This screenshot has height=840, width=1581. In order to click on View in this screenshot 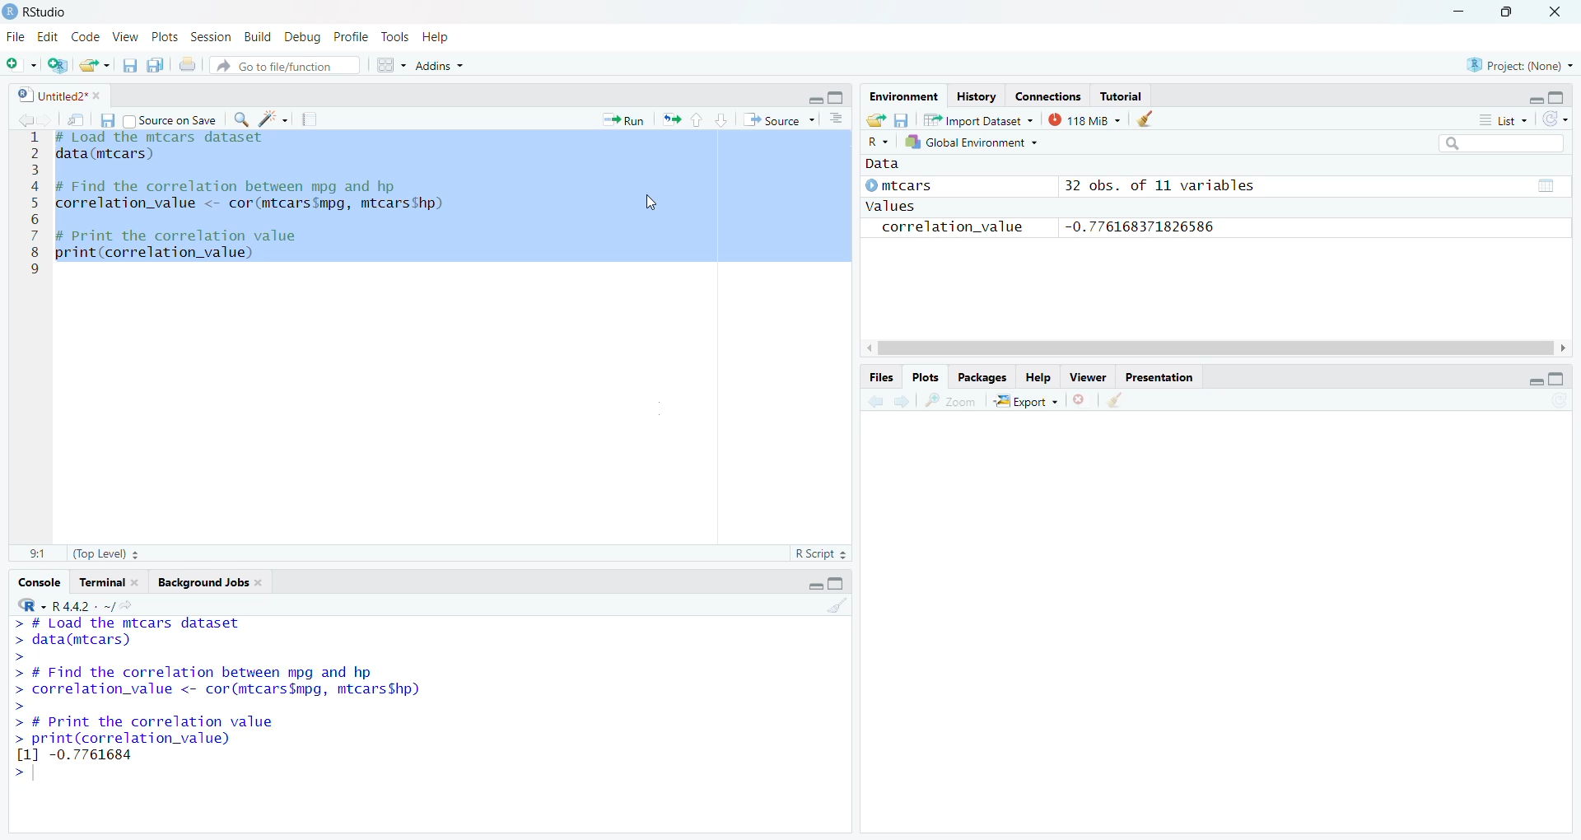, I will do `click(1088, 377)`.